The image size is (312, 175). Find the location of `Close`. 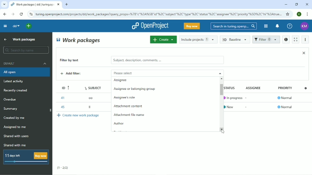

Close is located at coordinates (307, 4).